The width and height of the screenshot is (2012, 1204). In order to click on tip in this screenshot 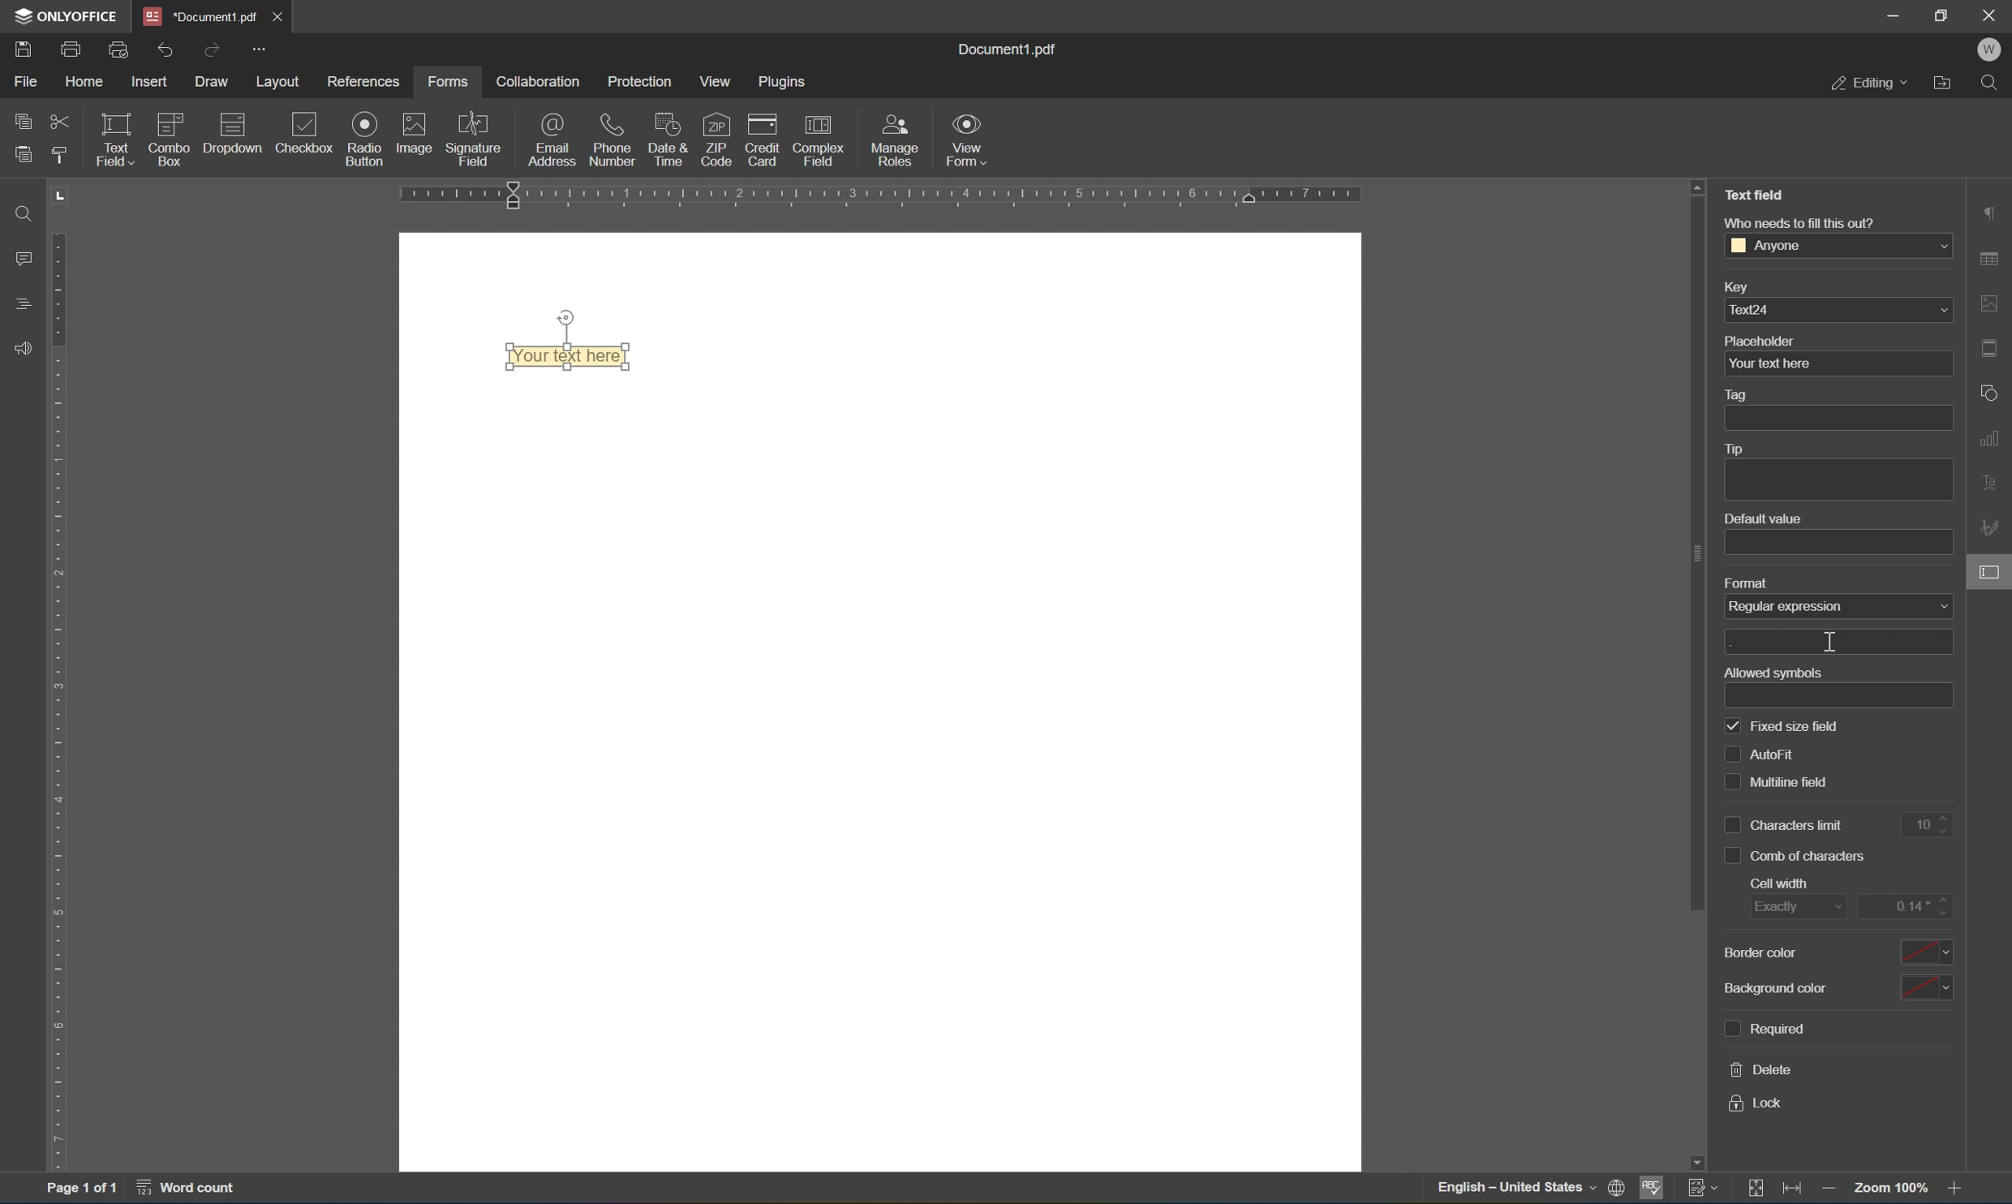, I will do `click(1732, 449)`.